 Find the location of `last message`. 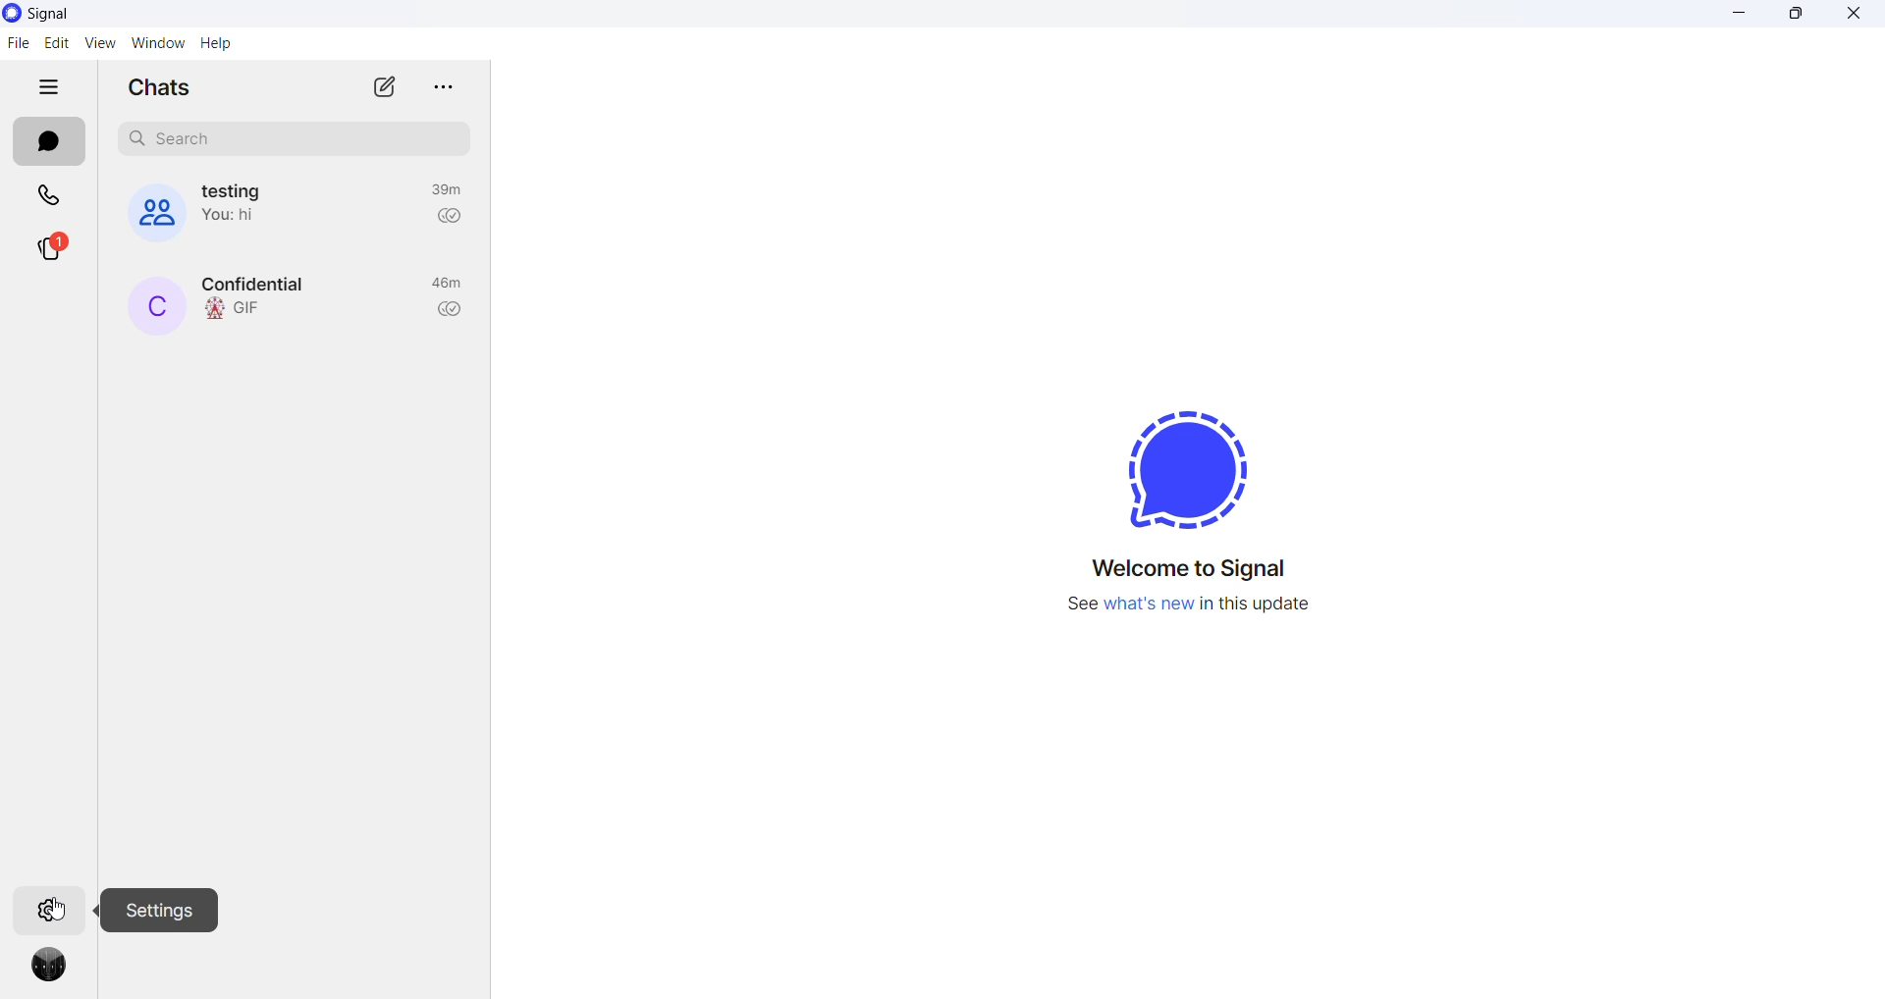

last message is located at coordinates (239, 218).